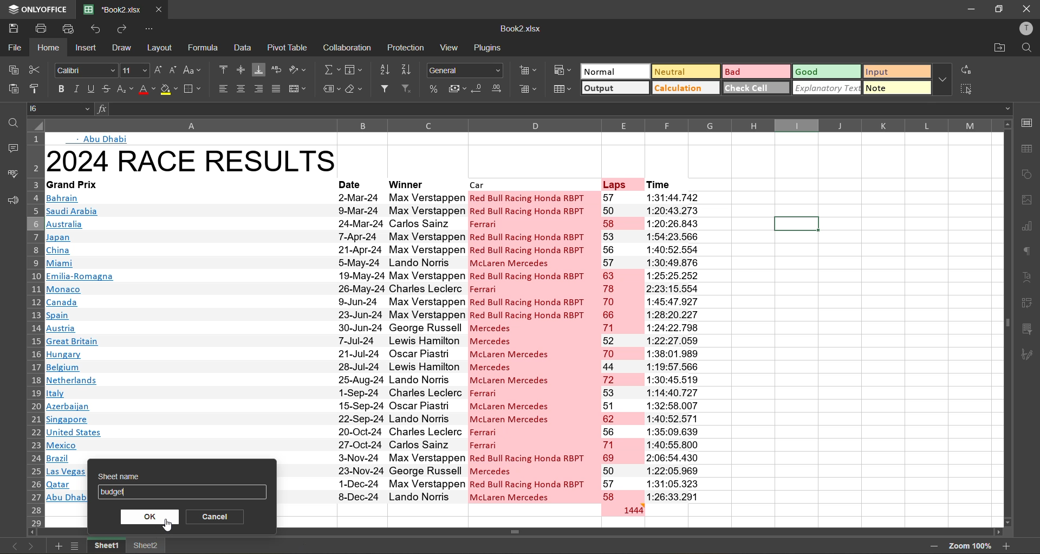  What do you see at coordinates (84, 69) in the screenshot?
I see `font style` at bounding box center [84, 69].